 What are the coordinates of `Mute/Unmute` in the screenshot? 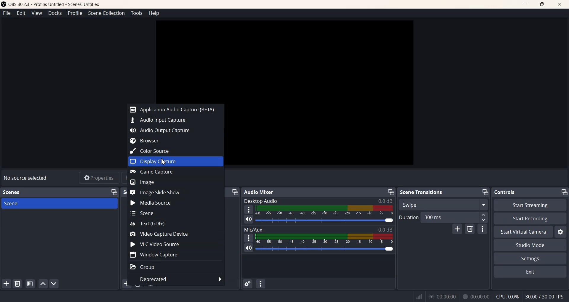 It's located at (248, 248).